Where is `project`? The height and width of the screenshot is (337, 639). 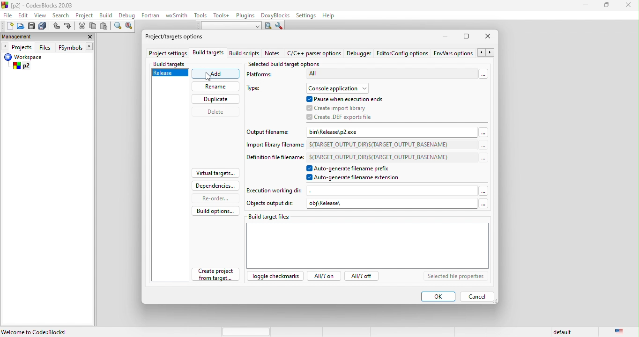 project is located at coordinates (85, 15).